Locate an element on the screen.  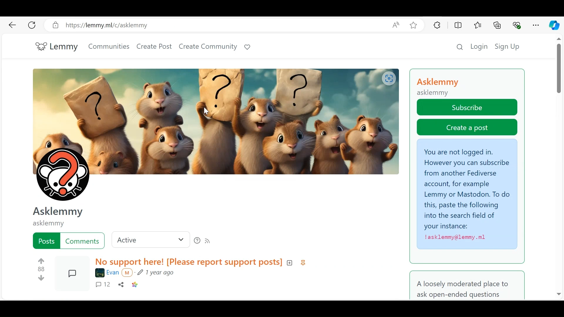
settings and more is located at coordinates (536, 25).